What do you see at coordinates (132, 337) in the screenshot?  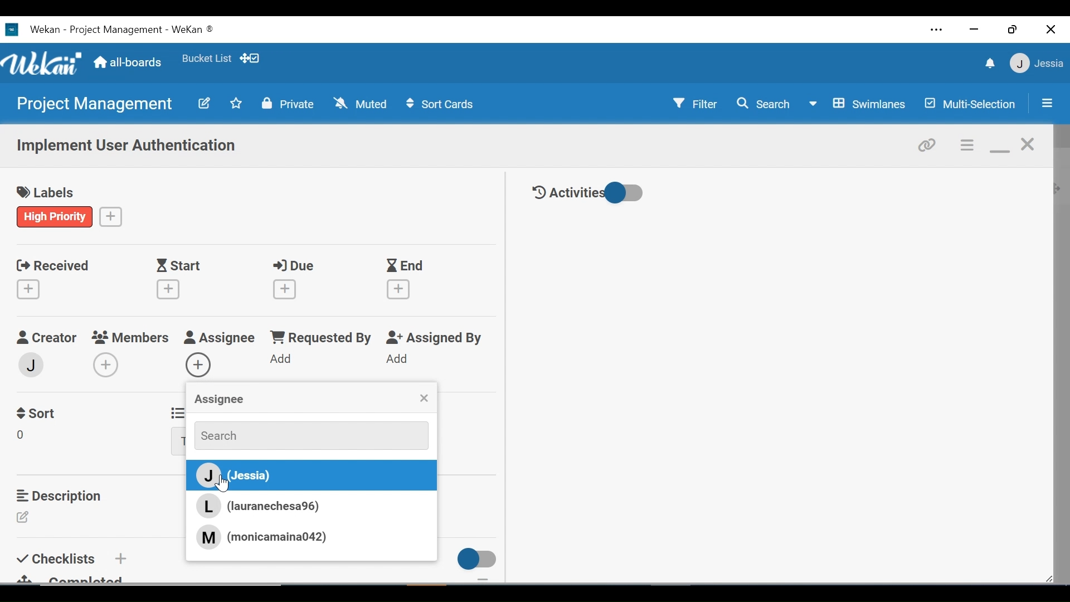 I see `Members` at bounding box center [132, 337].